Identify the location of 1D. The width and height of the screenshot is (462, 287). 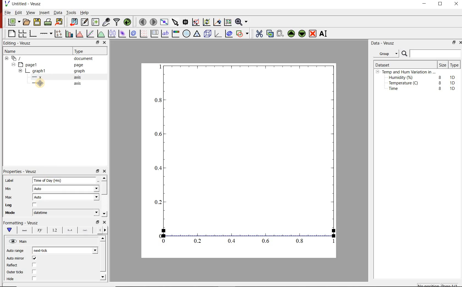
(454, 83).